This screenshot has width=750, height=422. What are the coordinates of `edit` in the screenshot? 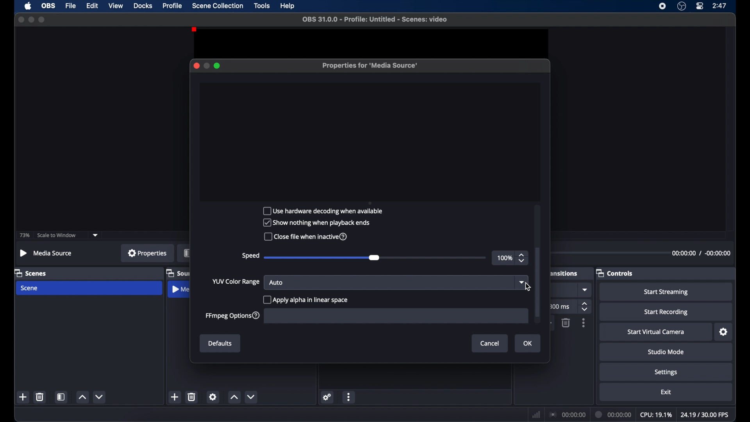 It's located at (92, 6).